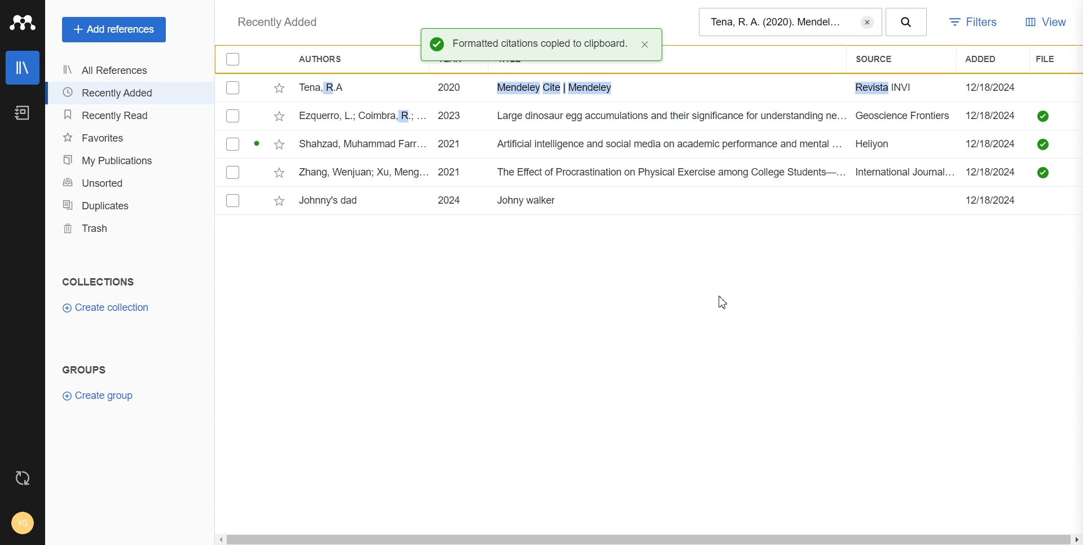 Image resolution: width=1083 pixels, height=545 pixels. I want to click on Create Collection, so click(107, 308).